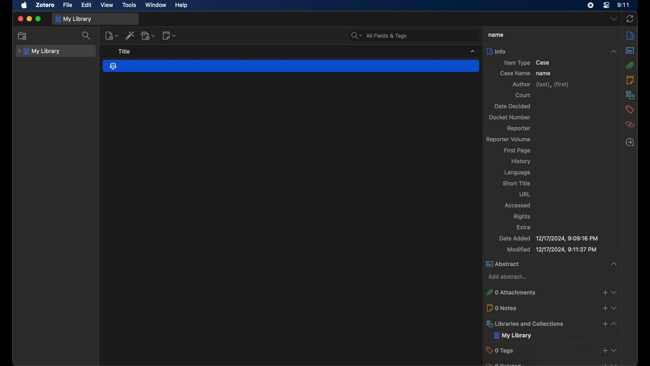 Image resolution: width=650 pixels, height=366 pixels. Describe the element at coordinates (541, 84) in the screenshot. I see `author` at that location.